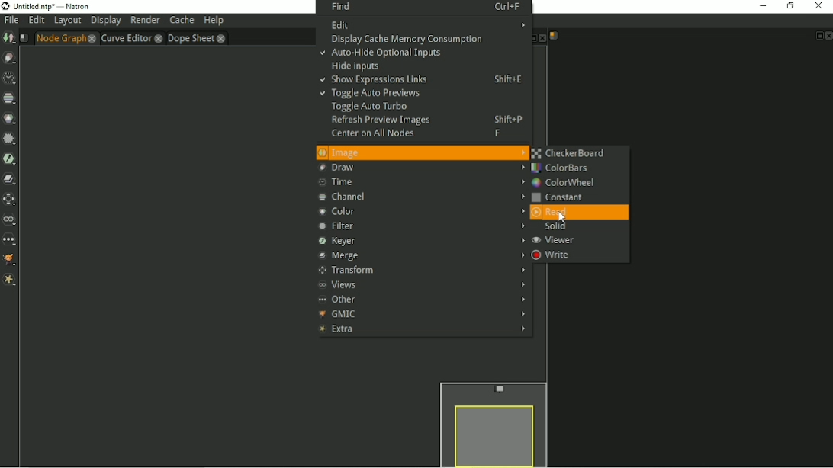  I want to click on Script name, so click(24, 38).